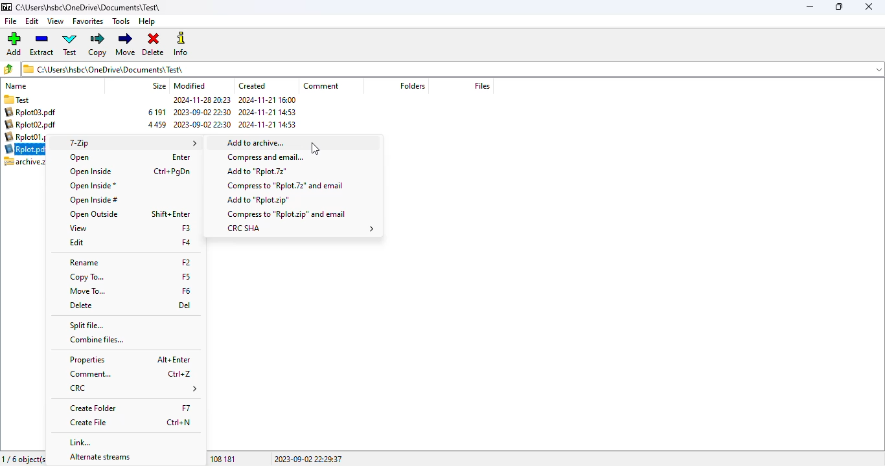 This screenshot has width=885, height=466. What do you see at coordinates (258, 171) in the screenshot?
I see `add to .7z file` at bounding box center [258, 171].